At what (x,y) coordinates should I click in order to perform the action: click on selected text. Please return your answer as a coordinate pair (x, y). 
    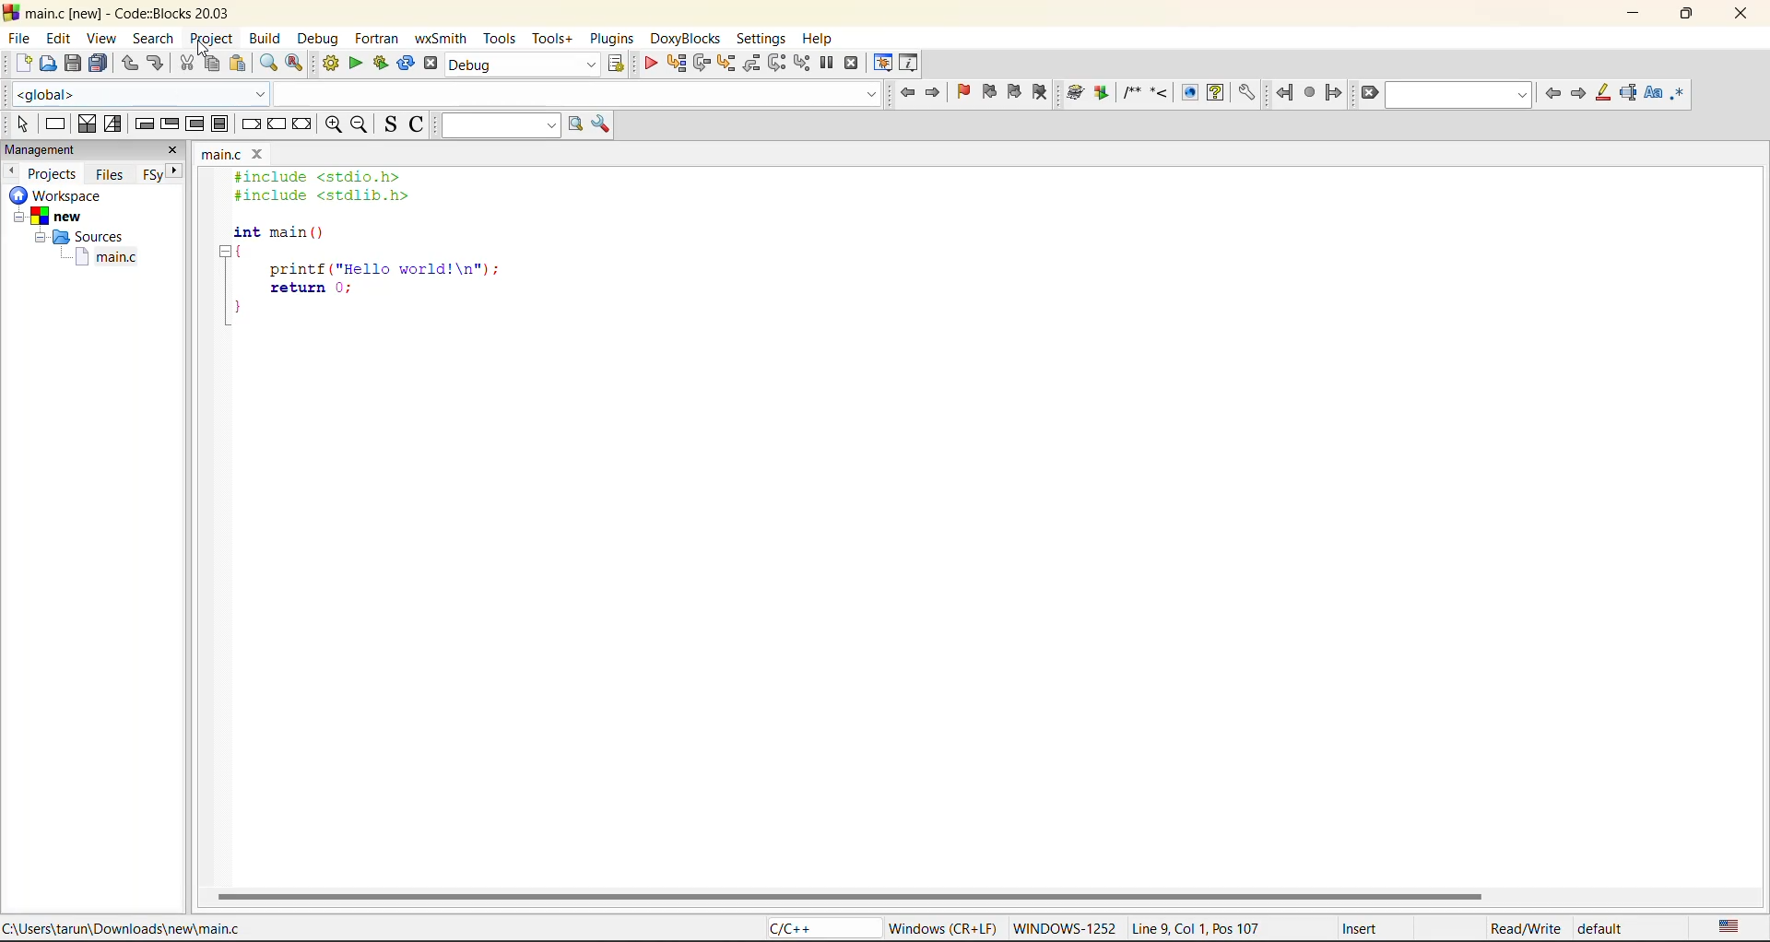
    Looking at the image, I should click on (1629, 94).